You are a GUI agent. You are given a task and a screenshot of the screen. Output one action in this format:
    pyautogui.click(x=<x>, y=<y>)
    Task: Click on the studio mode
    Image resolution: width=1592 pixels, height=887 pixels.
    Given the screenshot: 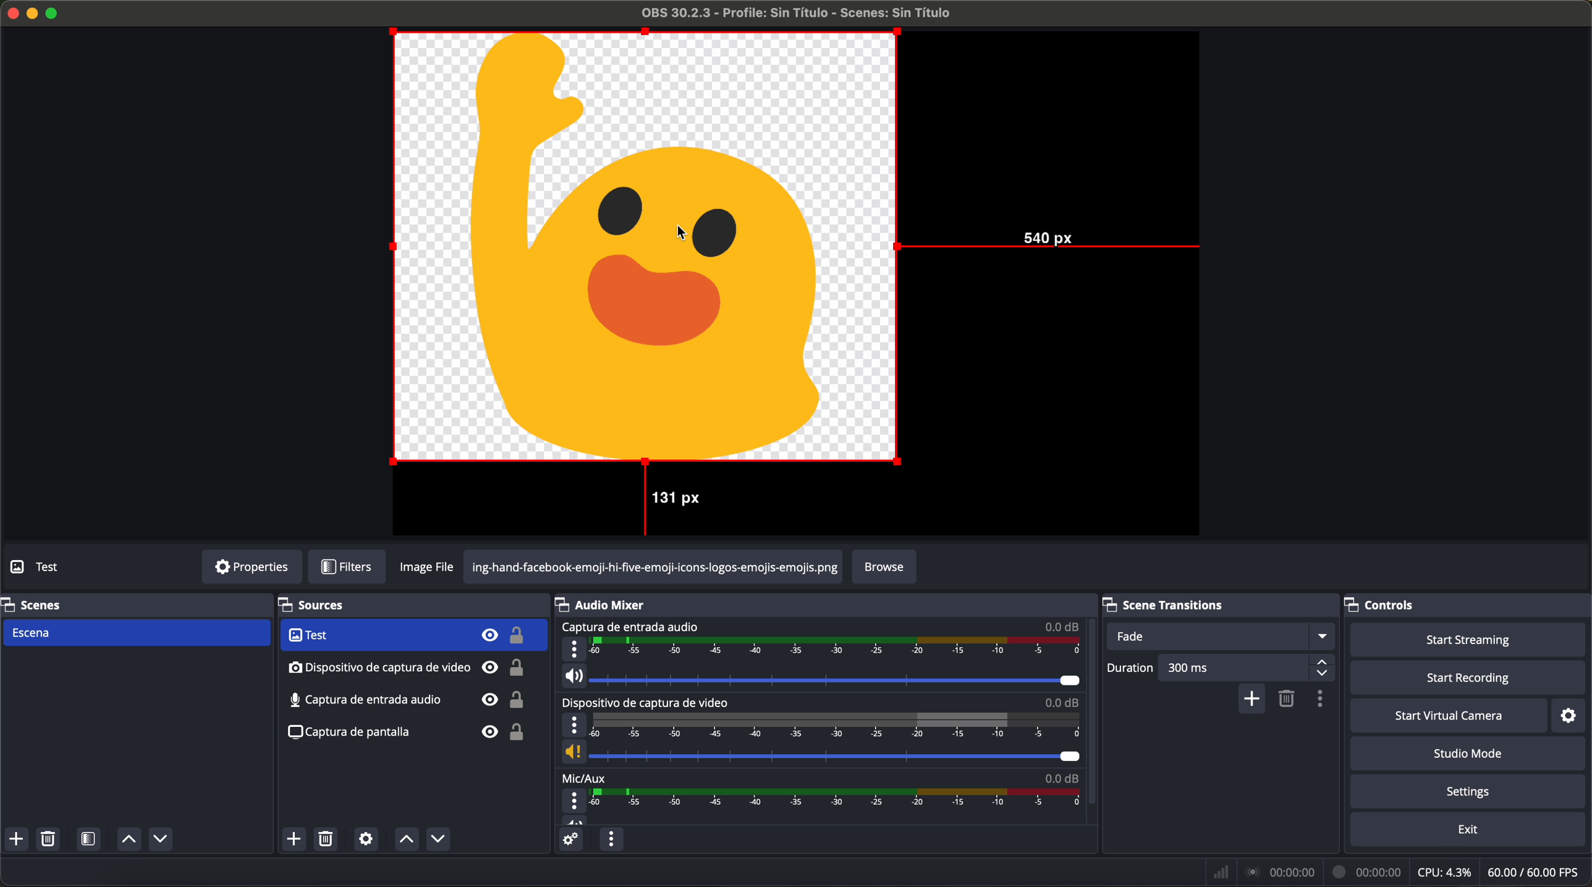 What is the action you would take?
    pyautogui.click(x=1468, y=754)
    